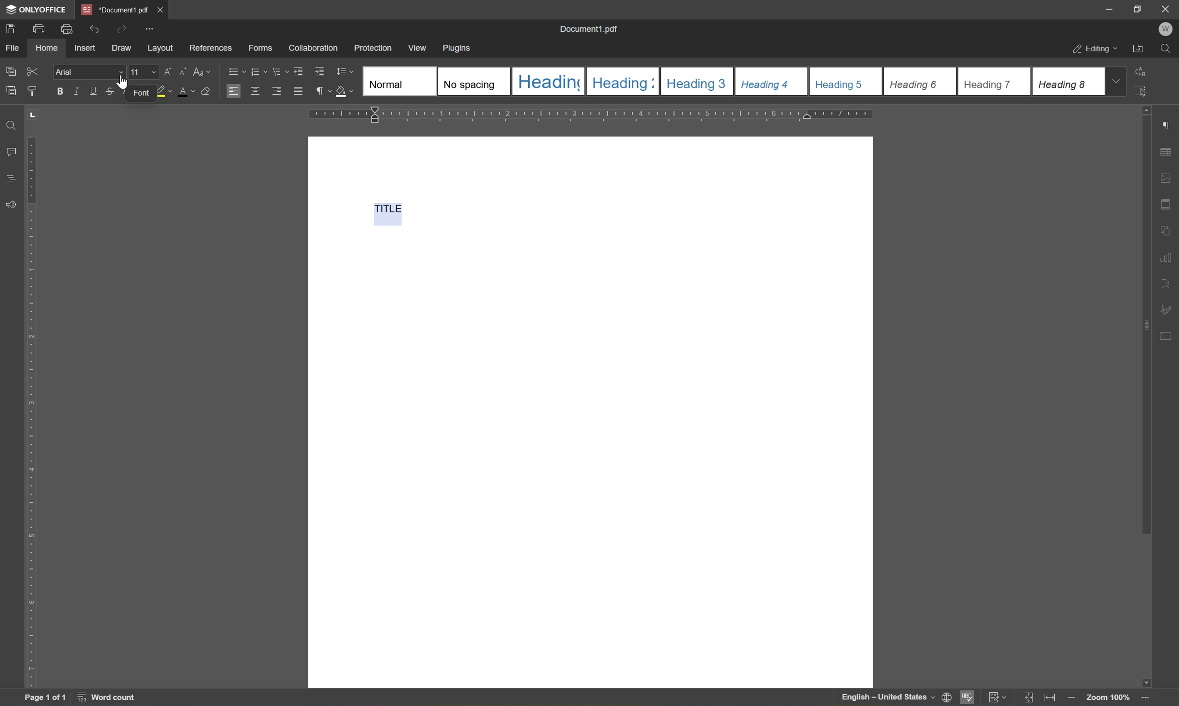 The width and height of the screenshot is (1179, 706). I want to click on protection, so click(373, 48).